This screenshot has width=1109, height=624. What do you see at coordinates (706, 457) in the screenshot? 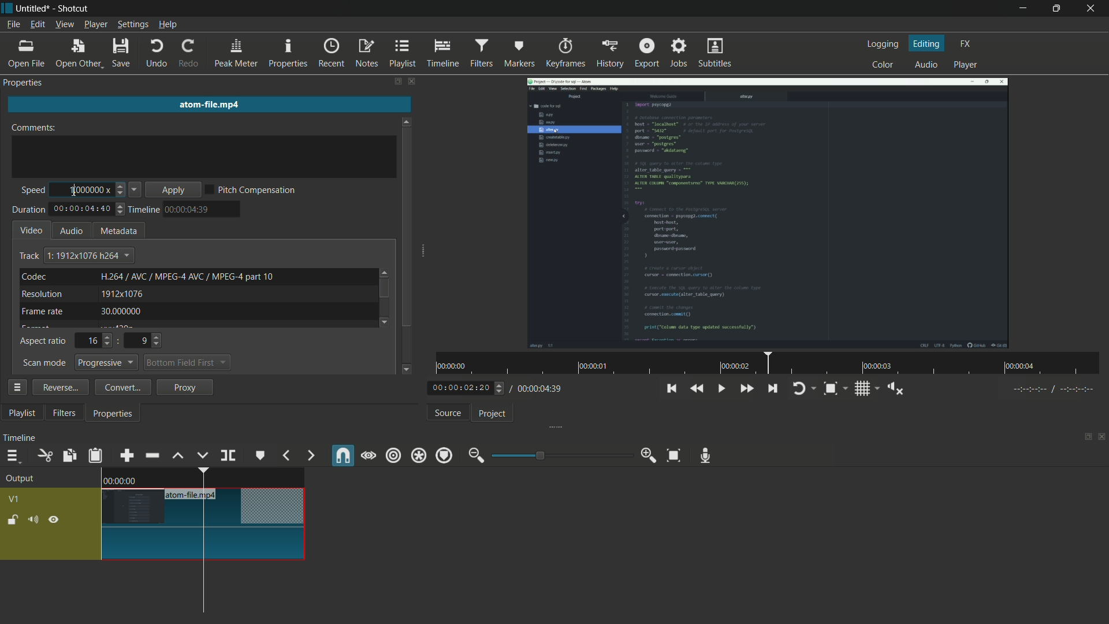
I see `record audio` at bounding box center [706, 457].